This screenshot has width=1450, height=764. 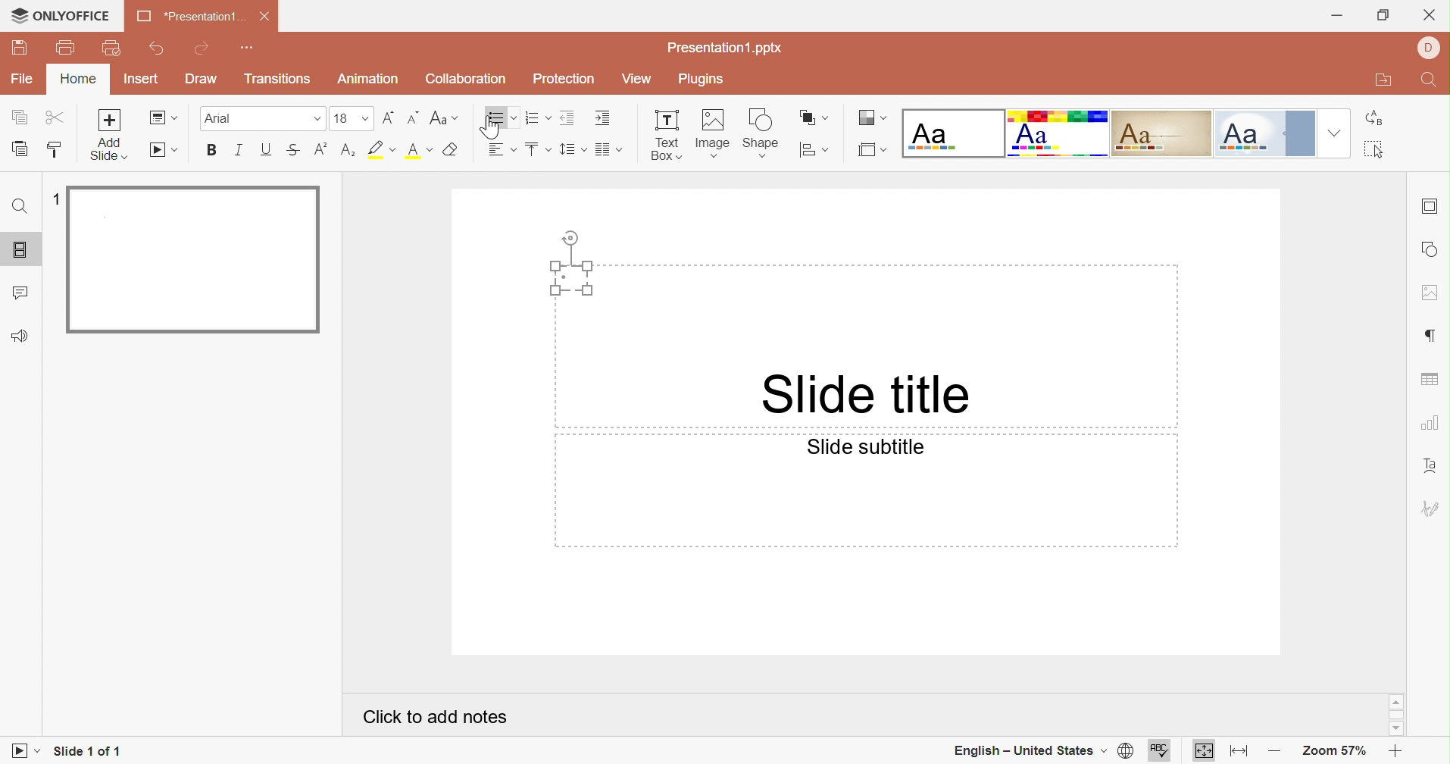 I want to click on Superscript, so click(x=292, y=152).